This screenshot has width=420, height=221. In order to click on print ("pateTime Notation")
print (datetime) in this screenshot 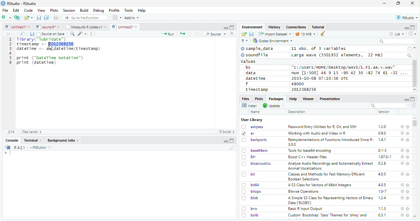, I will do `click(50, 60)`.